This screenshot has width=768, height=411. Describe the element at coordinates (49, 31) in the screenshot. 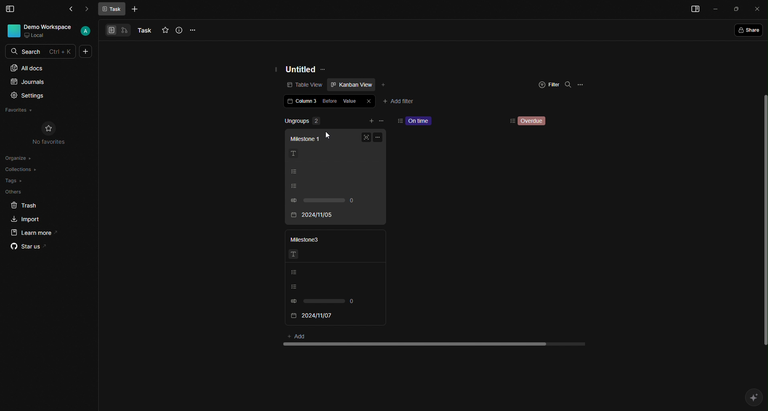

I see `User` at that location.